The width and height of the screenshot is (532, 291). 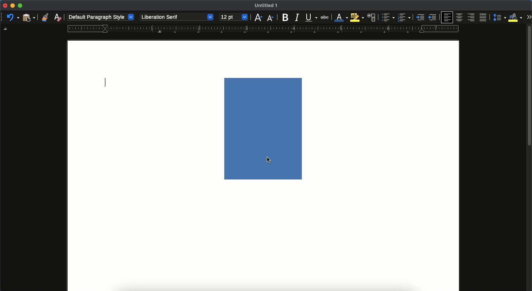 I want to click on Untiled 1 - name, so click(x=267, y=5).